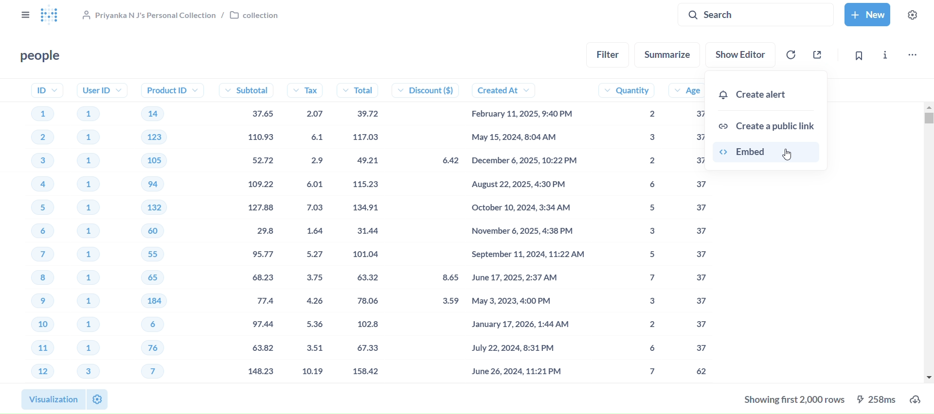 The image size is (934, 414). Describe the element at coordinates (918, 399) in the screenshot. I see `upload to collection` at that location.